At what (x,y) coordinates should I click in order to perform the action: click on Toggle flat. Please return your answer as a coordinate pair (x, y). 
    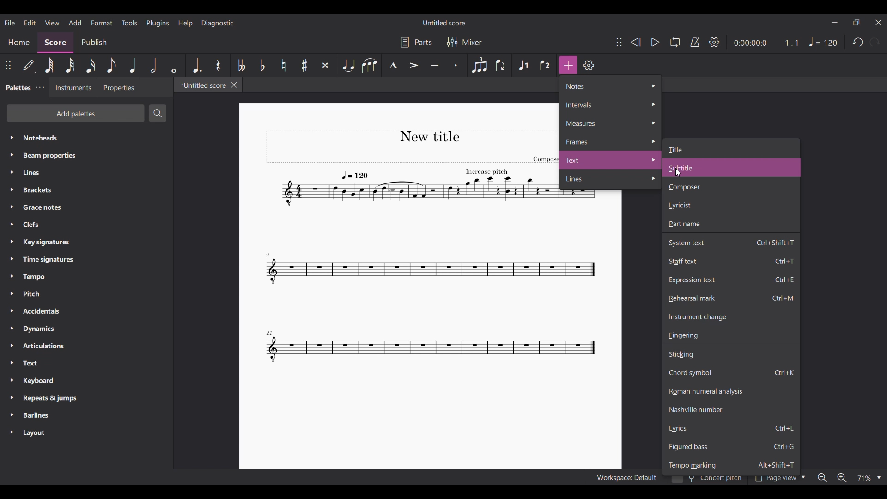
    Looking at the image, I should click on (262, 65).